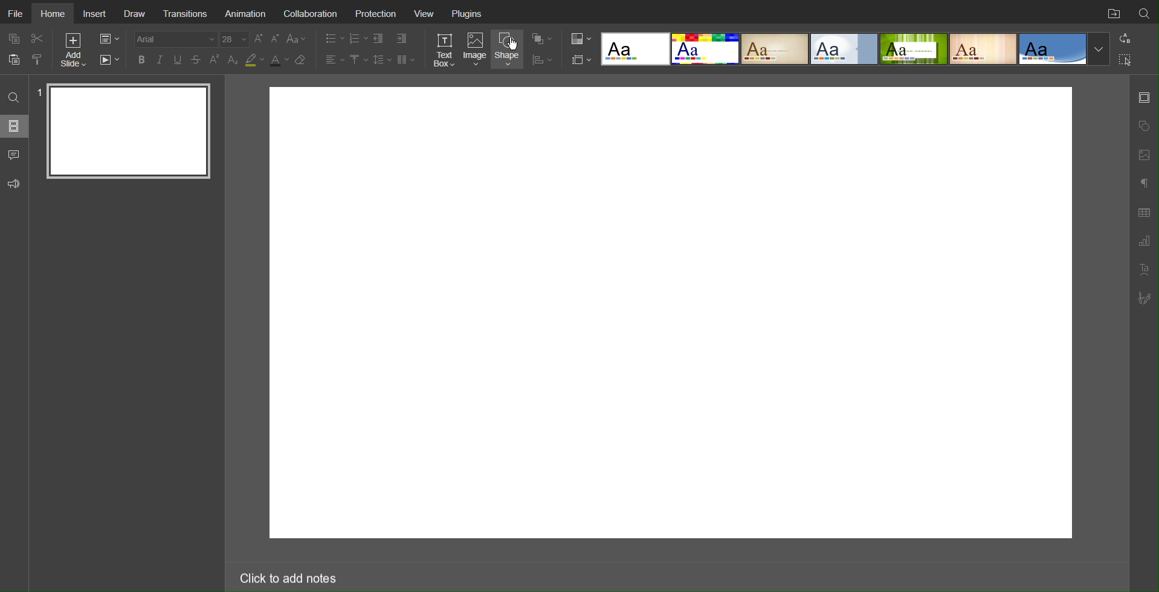  Describe the element at coordinates (1144, 242) in the screenshot. I see `Paragraph Settings` at that location.